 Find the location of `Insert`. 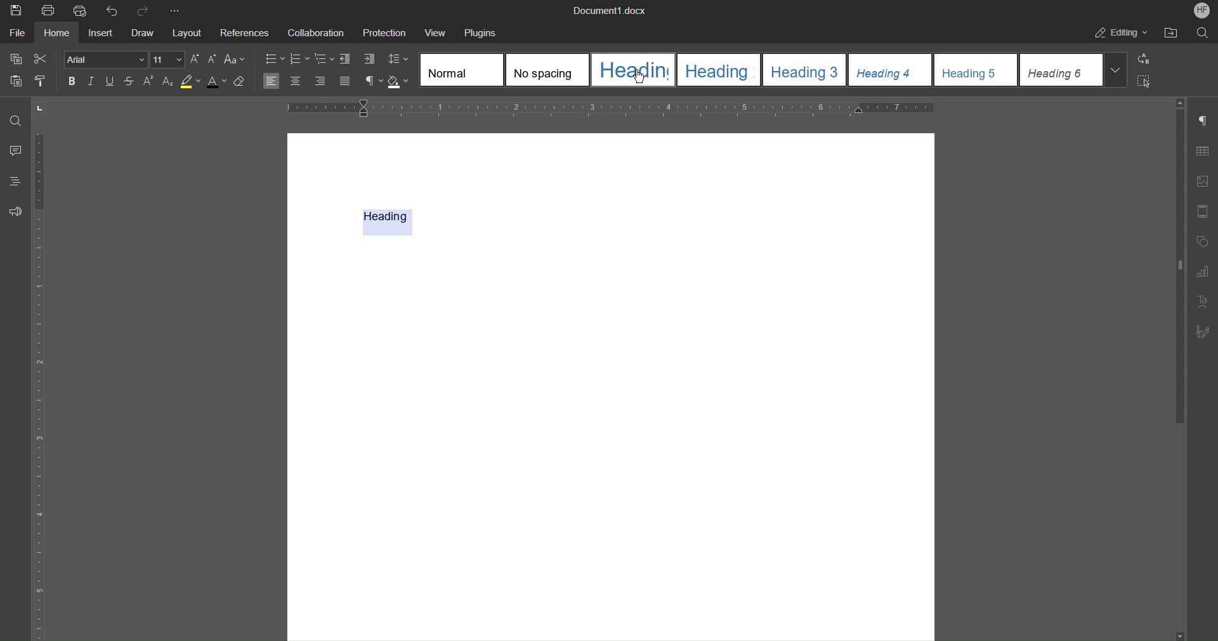

Insert is located at coordinates (103, 32).